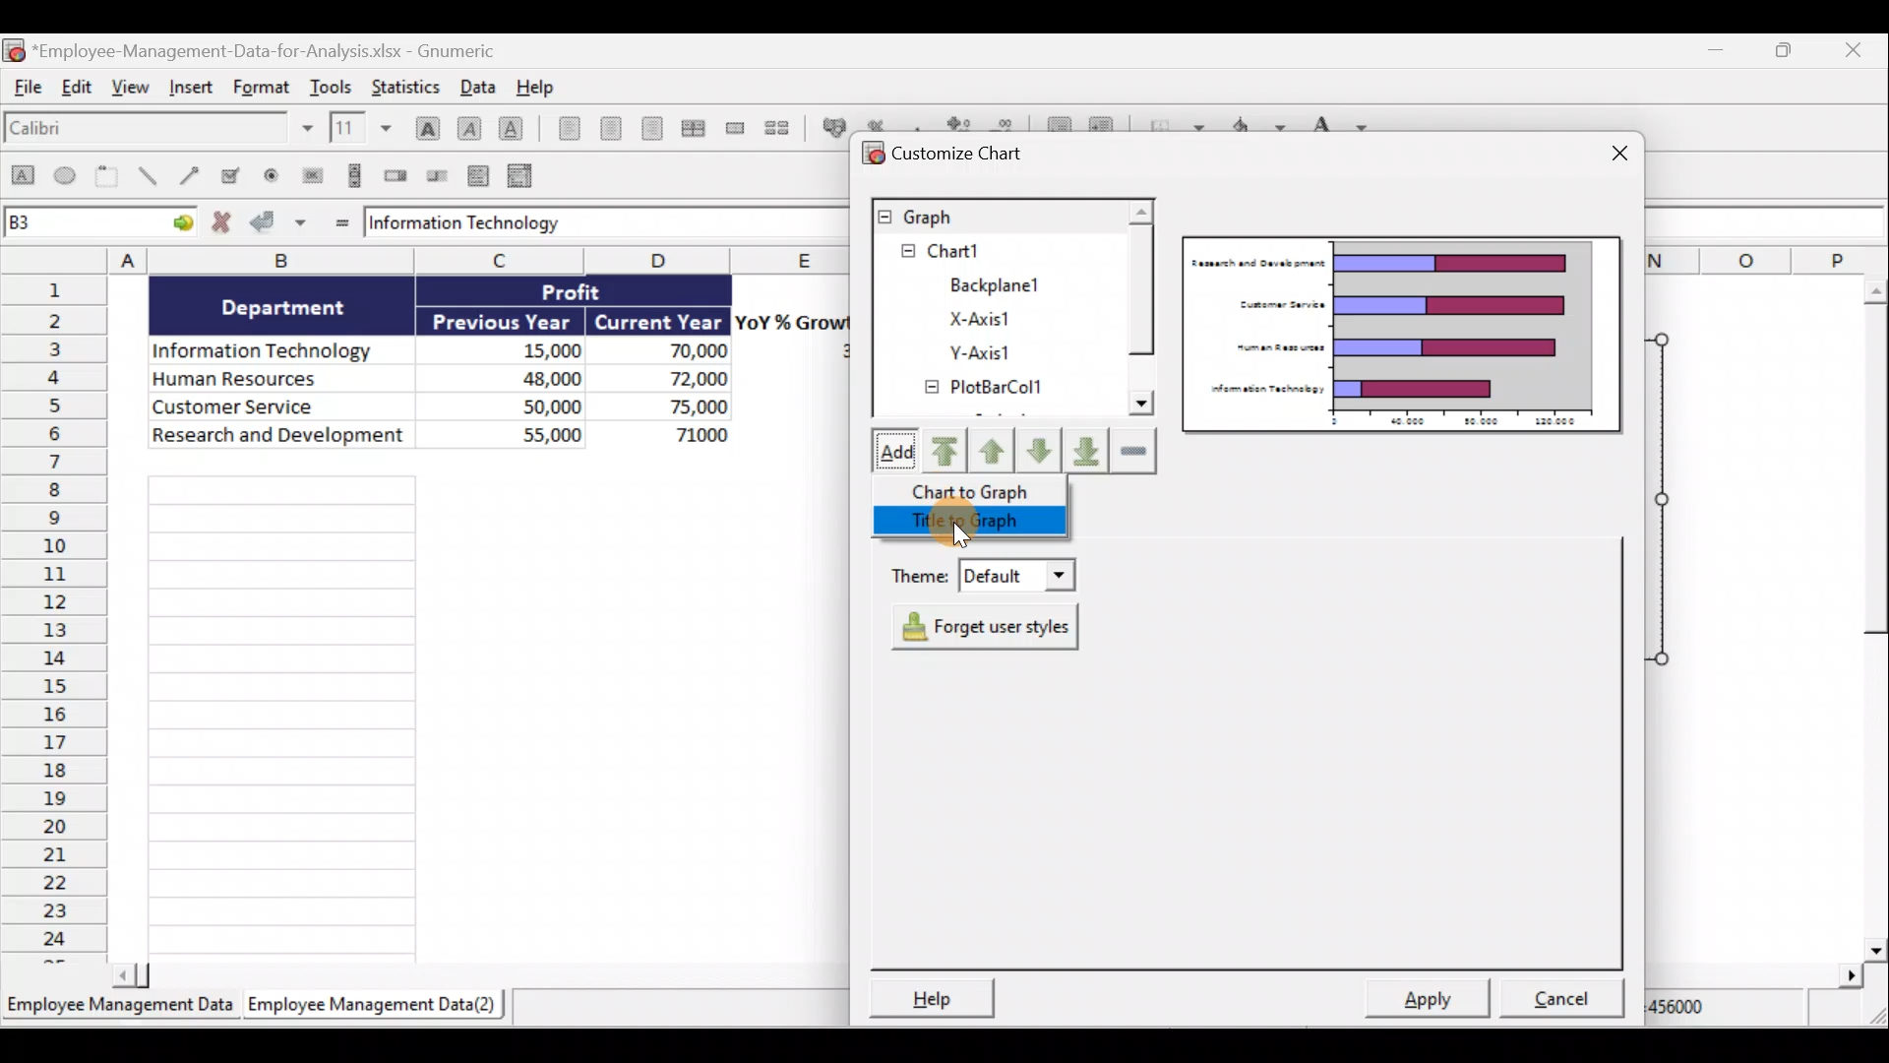 This screenshot has height=1063, width=1889. I want to click on Cell name, so click(100, 219).